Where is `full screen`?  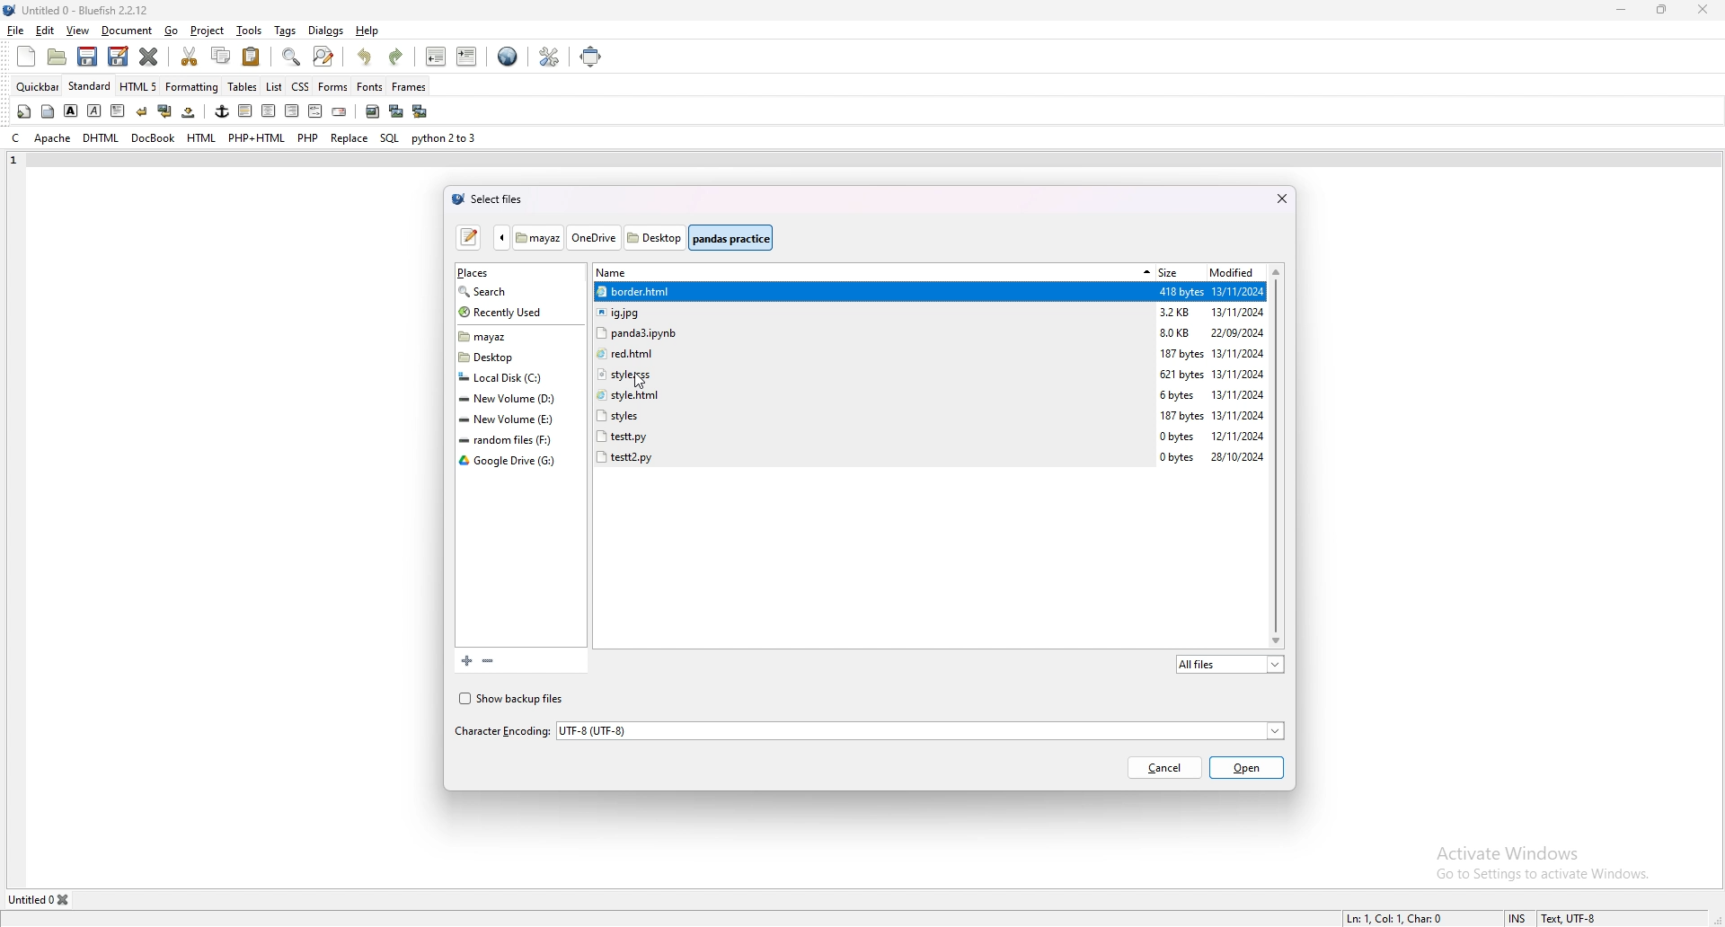
full screen is located at coordinates (591, 57).